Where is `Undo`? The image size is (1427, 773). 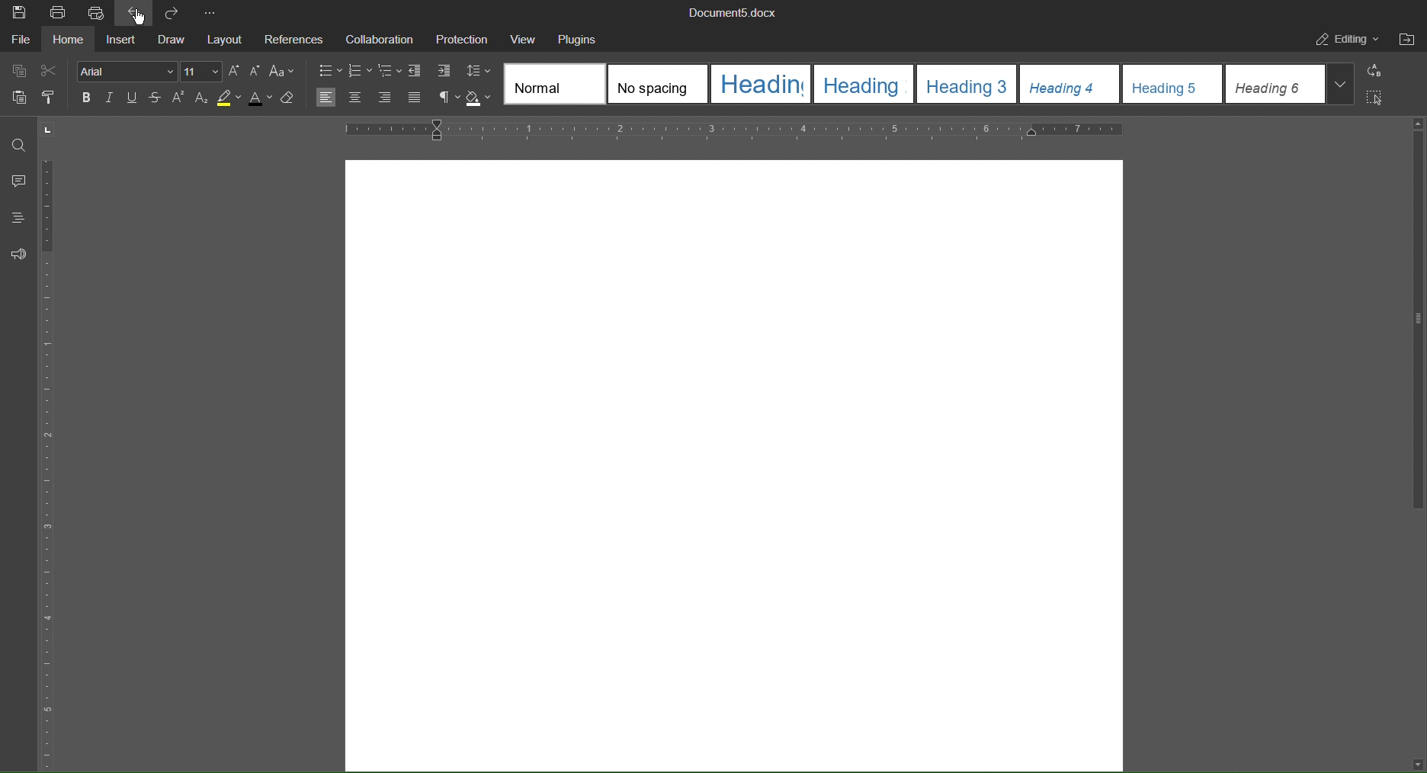
Undo is located at coordinates (135, 12).